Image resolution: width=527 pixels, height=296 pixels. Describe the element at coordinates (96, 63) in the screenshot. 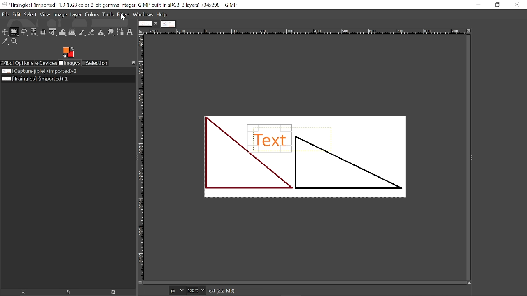

I see `Selection` at that location.